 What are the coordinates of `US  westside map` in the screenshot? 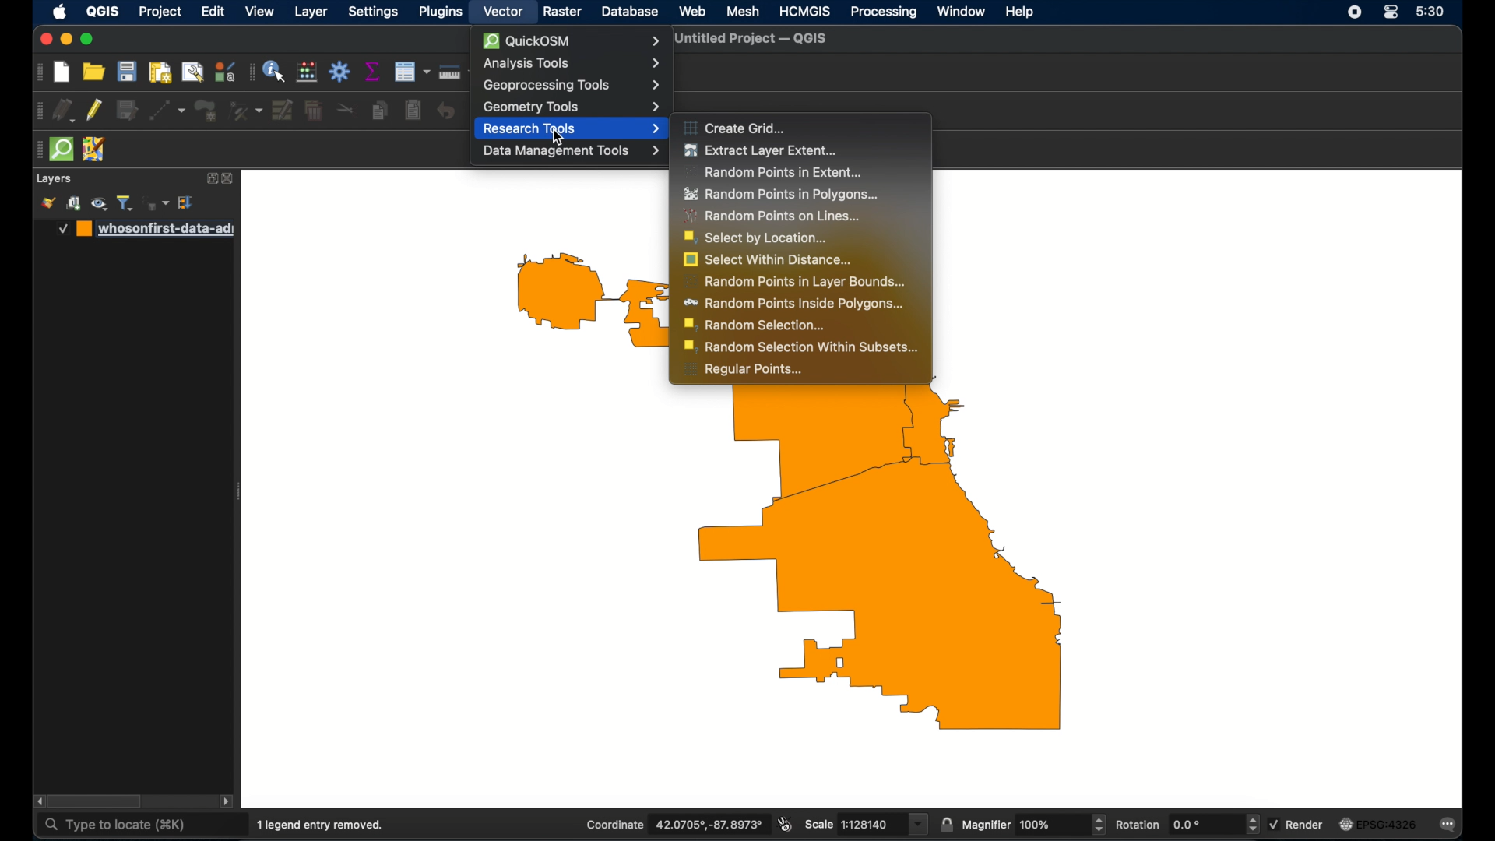 It's located at (803, 570).